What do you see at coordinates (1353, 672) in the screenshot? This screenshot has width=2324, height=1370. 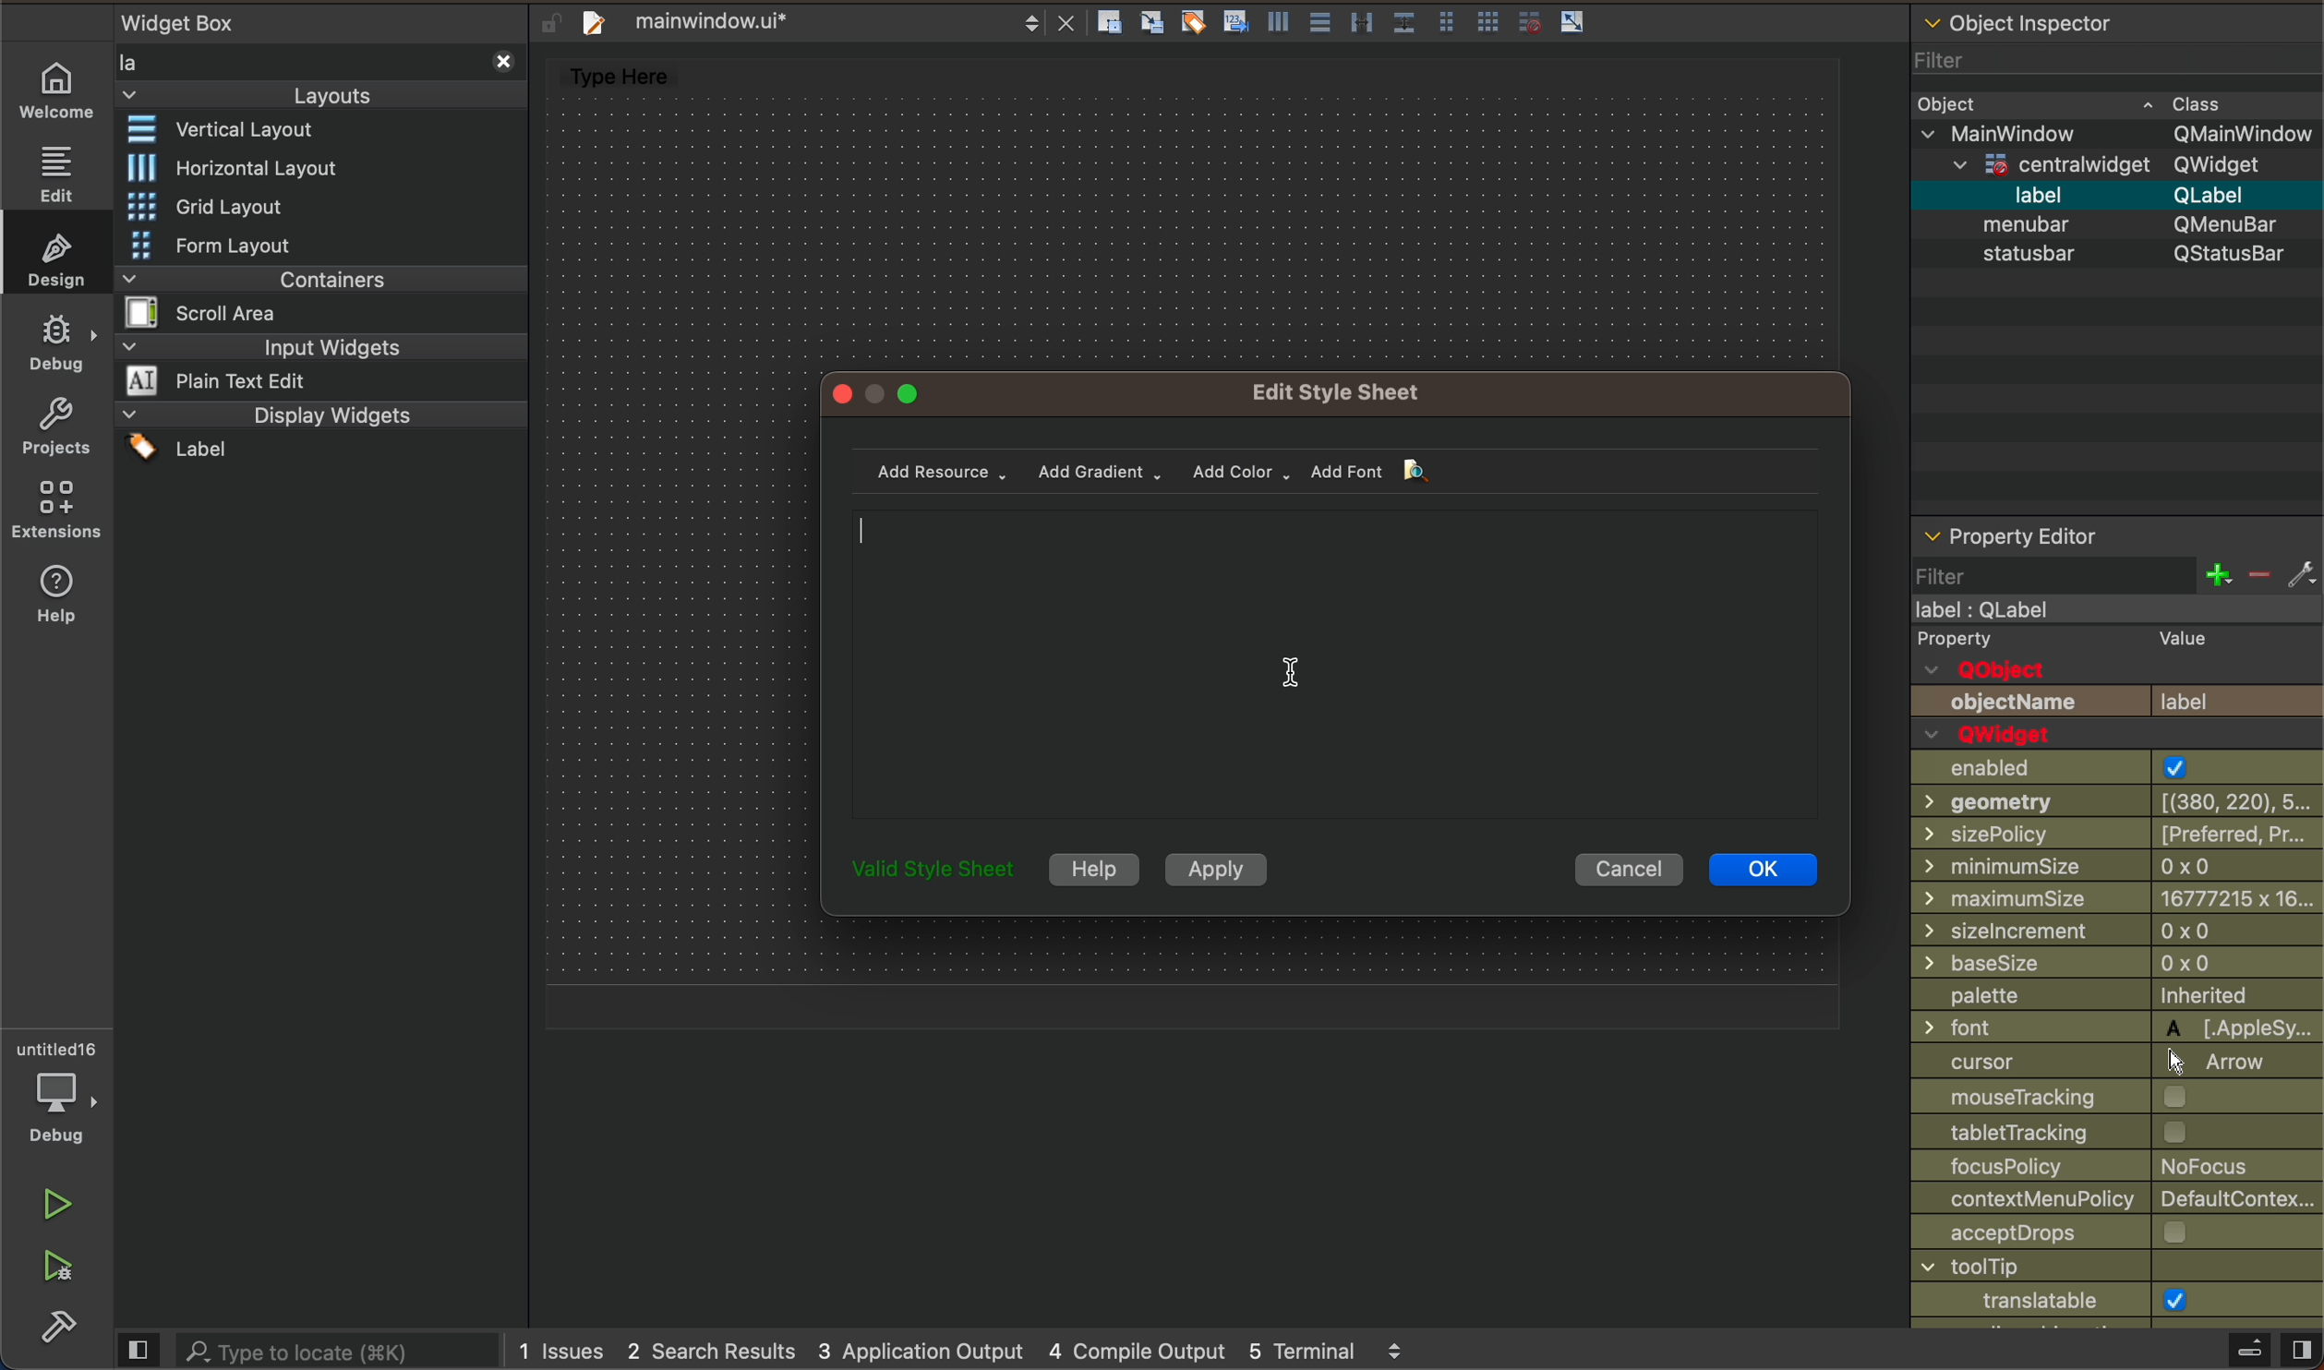 I see `editor` at bounding box center [1353, 672].